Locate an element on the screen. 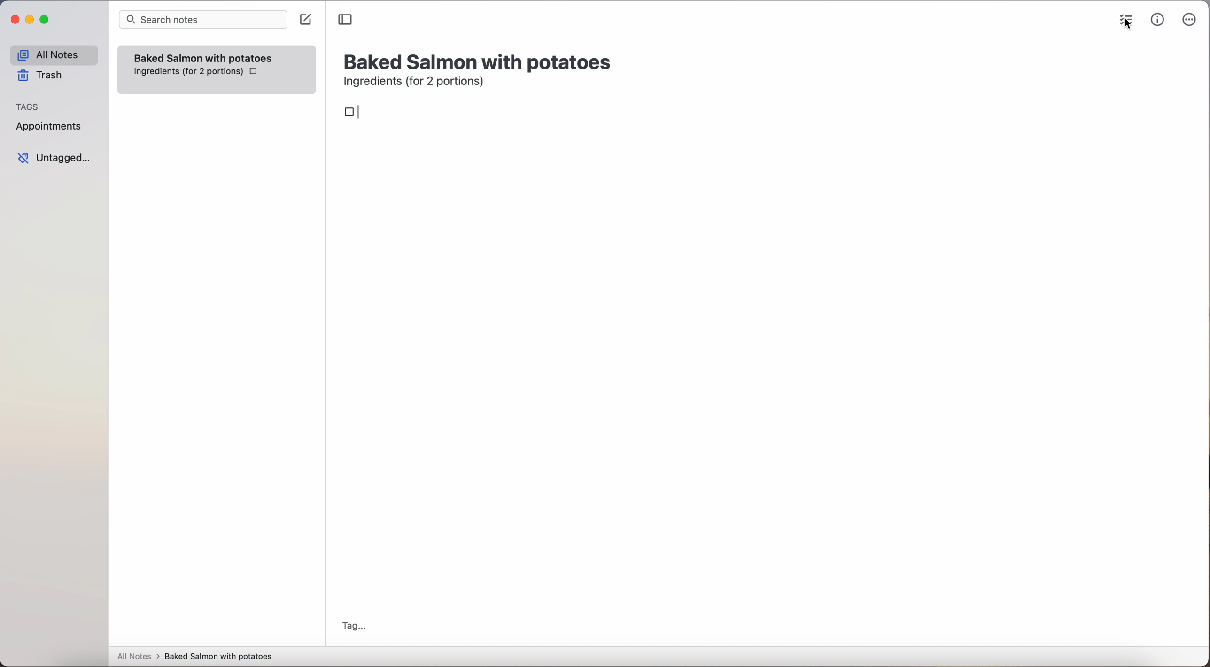  metrics is located at coordinates (1158, 19).